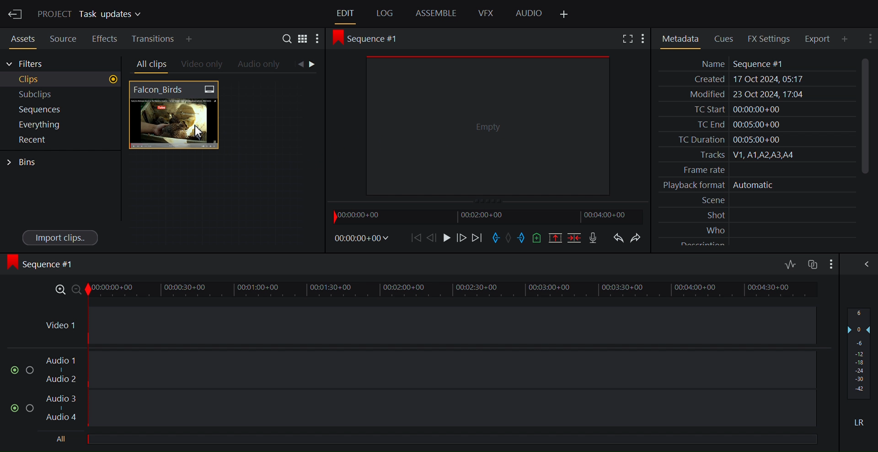  Describe the element at coordinates (869, 38) in the screenshot. I see `Show settings menu` at that location.